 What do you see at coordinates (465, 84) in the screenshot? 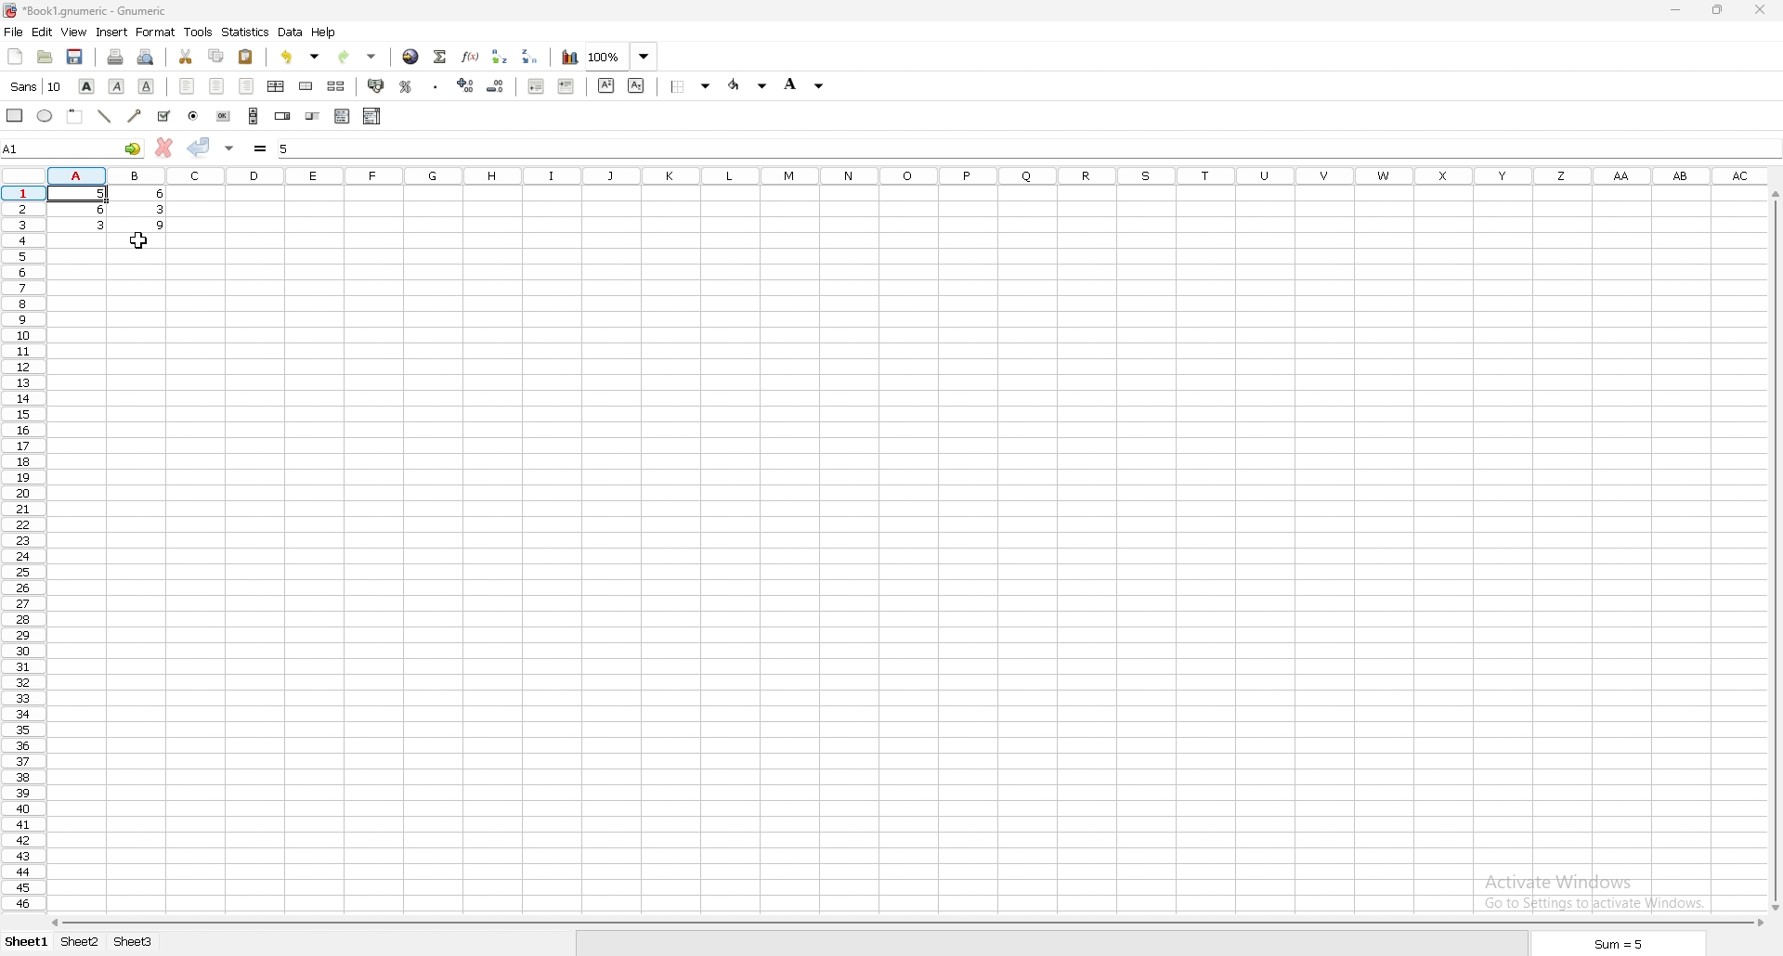
I see `increase decimal` at bounding box center [465, 84].